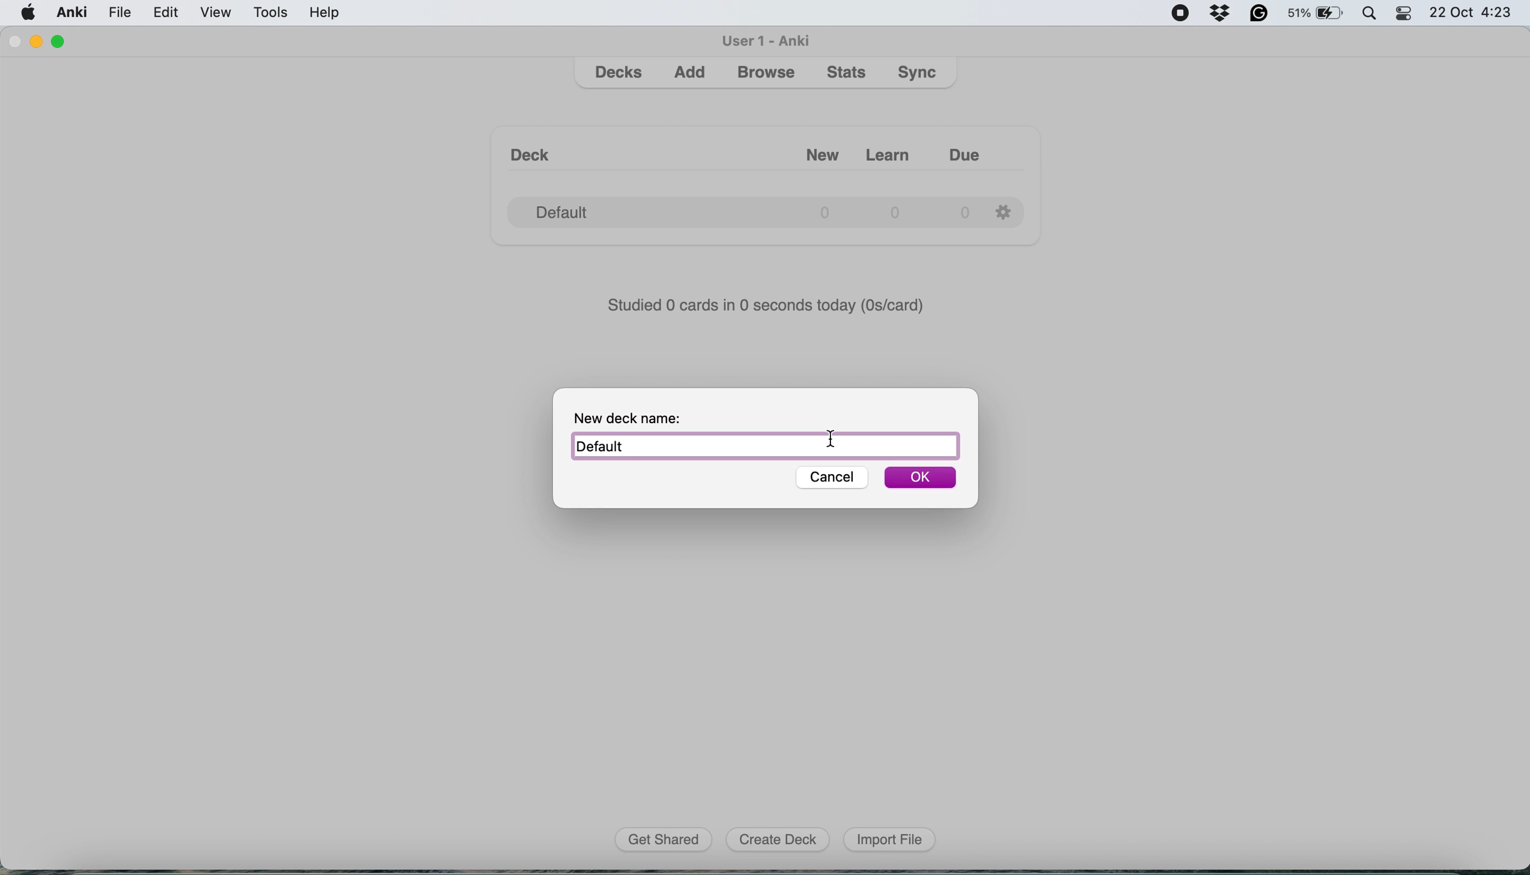 Image resolution: width=1530 pixels, height=875 pixels. What do you see at coordinates (764, 447) in the screenshot?
I see `Default` at bounding box center [764, 447].